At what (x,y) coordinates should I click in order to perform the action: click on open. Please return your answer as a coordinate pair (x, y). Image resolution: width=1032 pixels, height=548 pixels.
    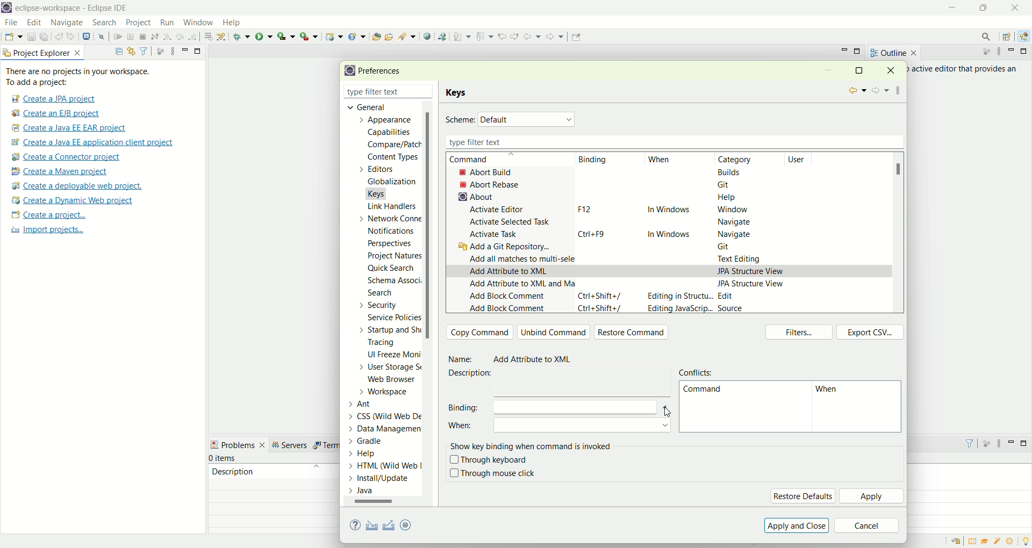
    Looking at the image, I should click on (13, 38).